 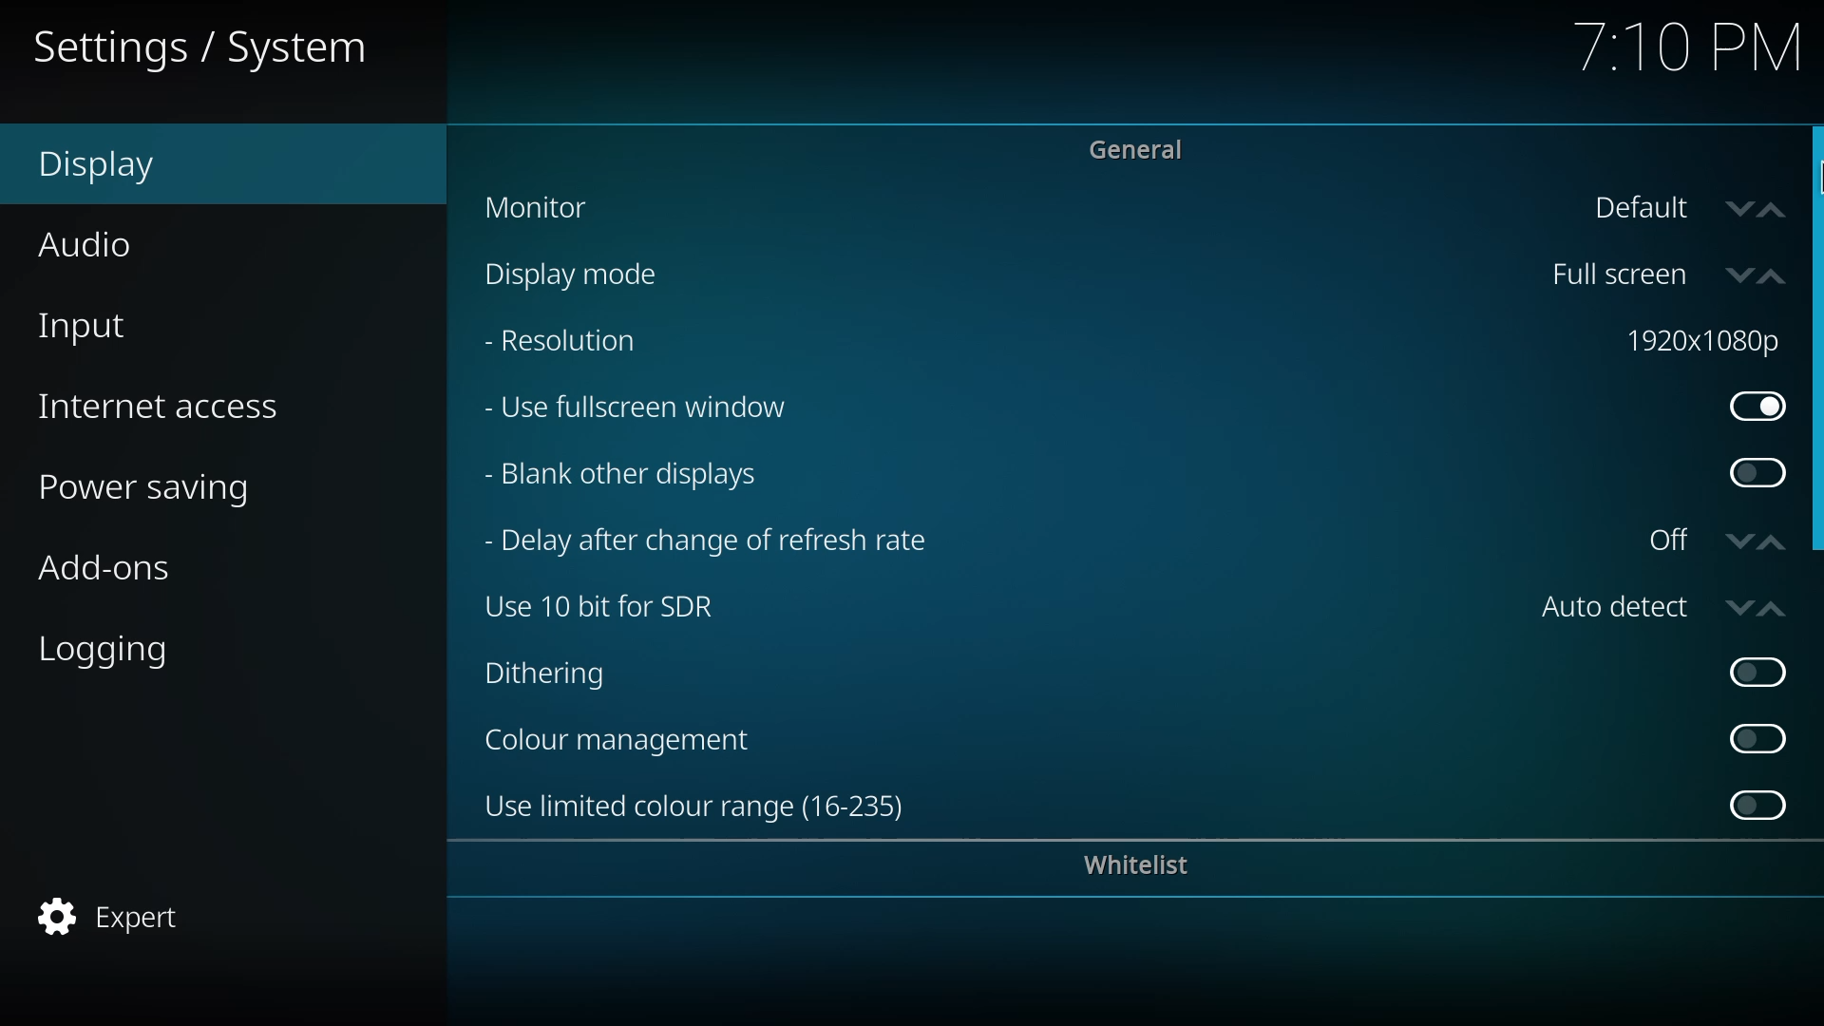 What do you see at coordinates (627, 406) in the screenshot?
I see `use fullscreen window` at bounding box center [627, 406].